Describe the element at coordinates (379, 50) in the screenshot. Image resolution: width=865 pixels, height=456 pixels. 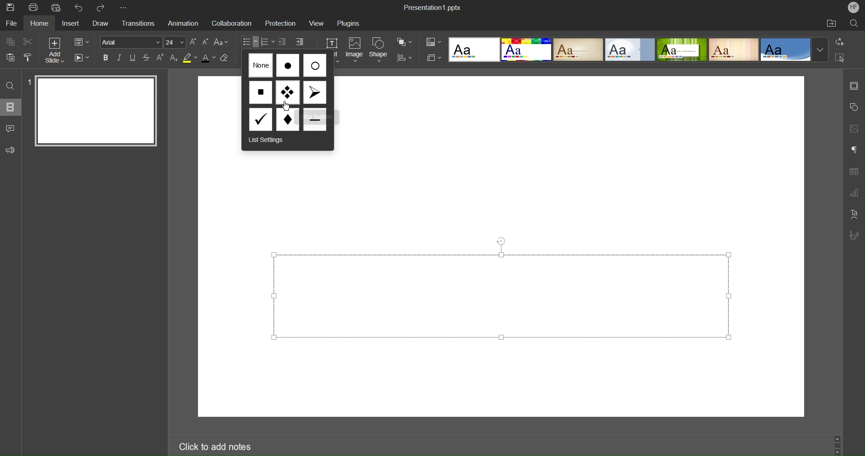
I see `Shape` at that location.